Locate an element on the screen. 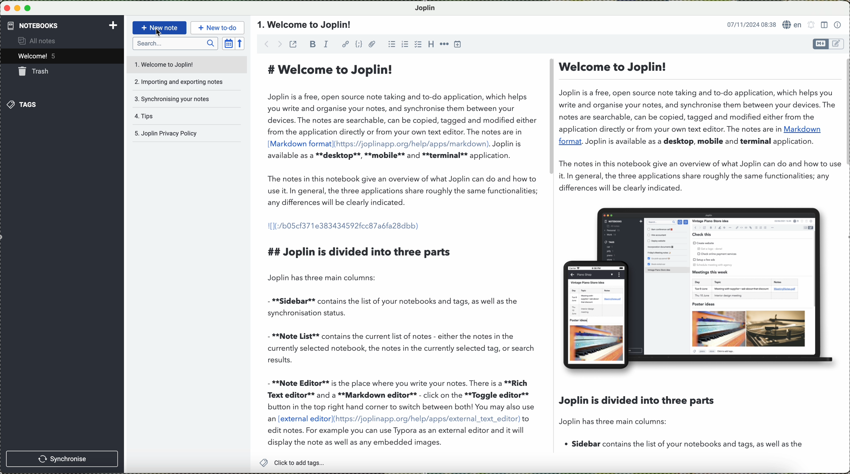  toggle external editing is located at coordinates (293, 44).